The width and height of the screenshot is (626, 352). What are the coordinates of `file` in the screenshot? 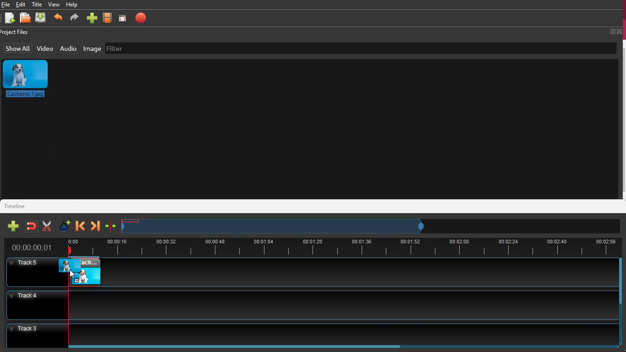 It's located at (5, 4).